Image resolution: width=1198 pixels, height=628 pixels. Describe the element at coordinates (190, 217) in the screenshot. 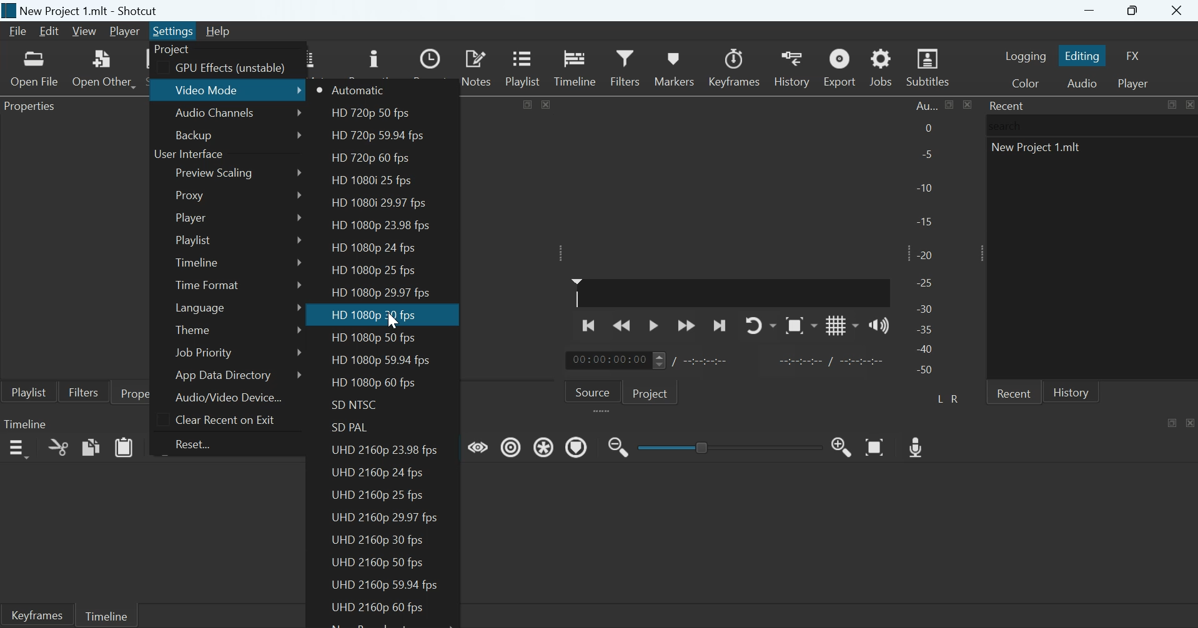

I see `Player` at that location.